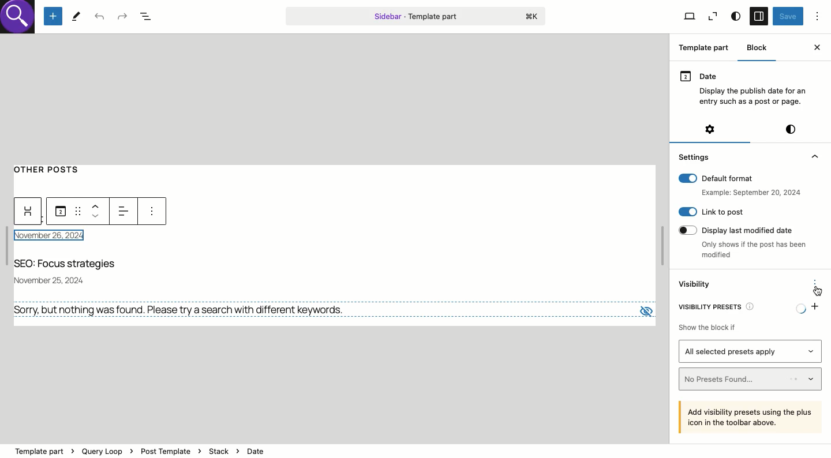 The width and height of the screenshot is (831, 458). What do you see at coordinates (739, 178) in the screenshot?
I see `Default format` at bounding box center [739, 178].